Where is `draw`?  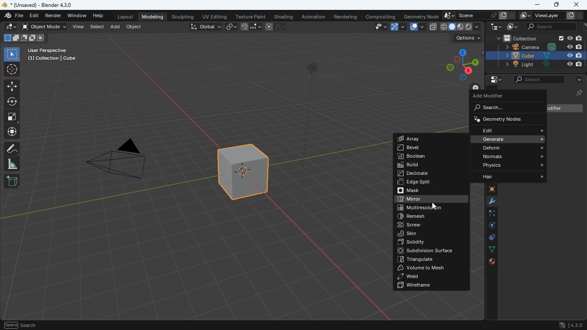
draw is located at coordinates (13, 148).